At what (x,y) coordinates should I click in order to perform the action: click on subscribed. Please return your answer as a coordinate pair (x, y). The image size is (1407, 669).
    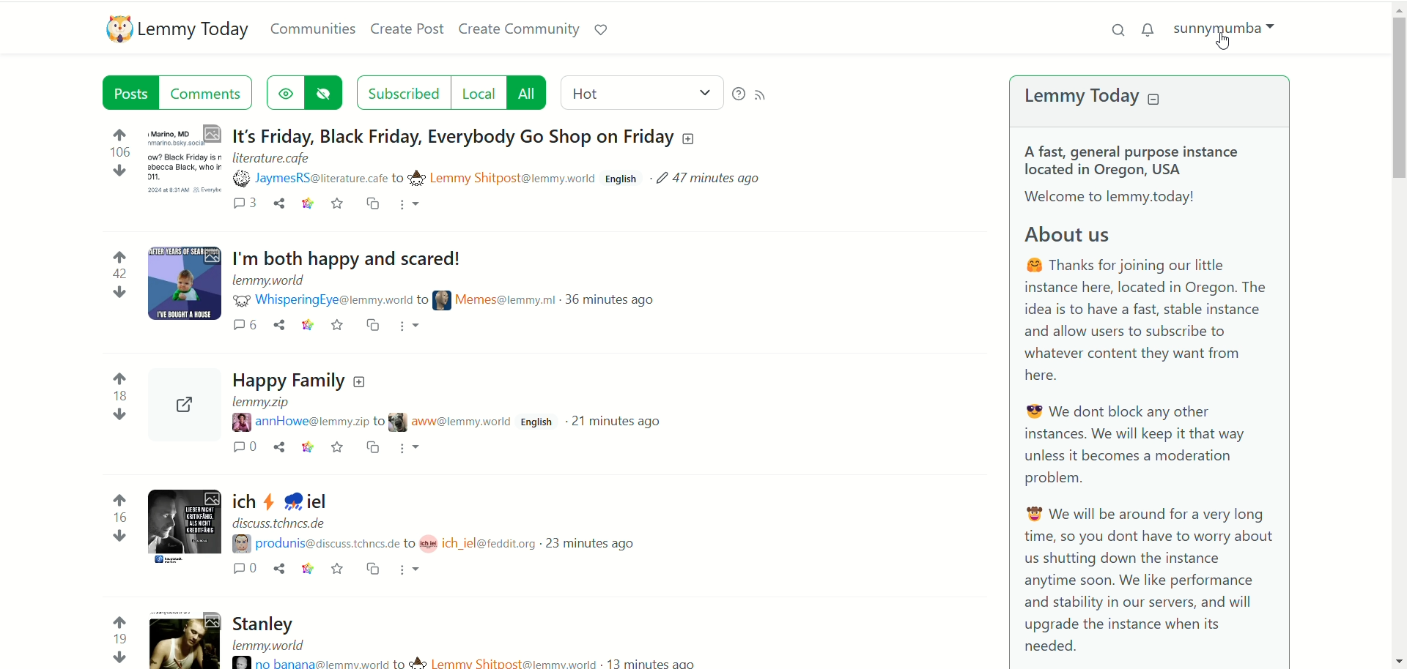
    Looking at the image, I should click on (403, 92).